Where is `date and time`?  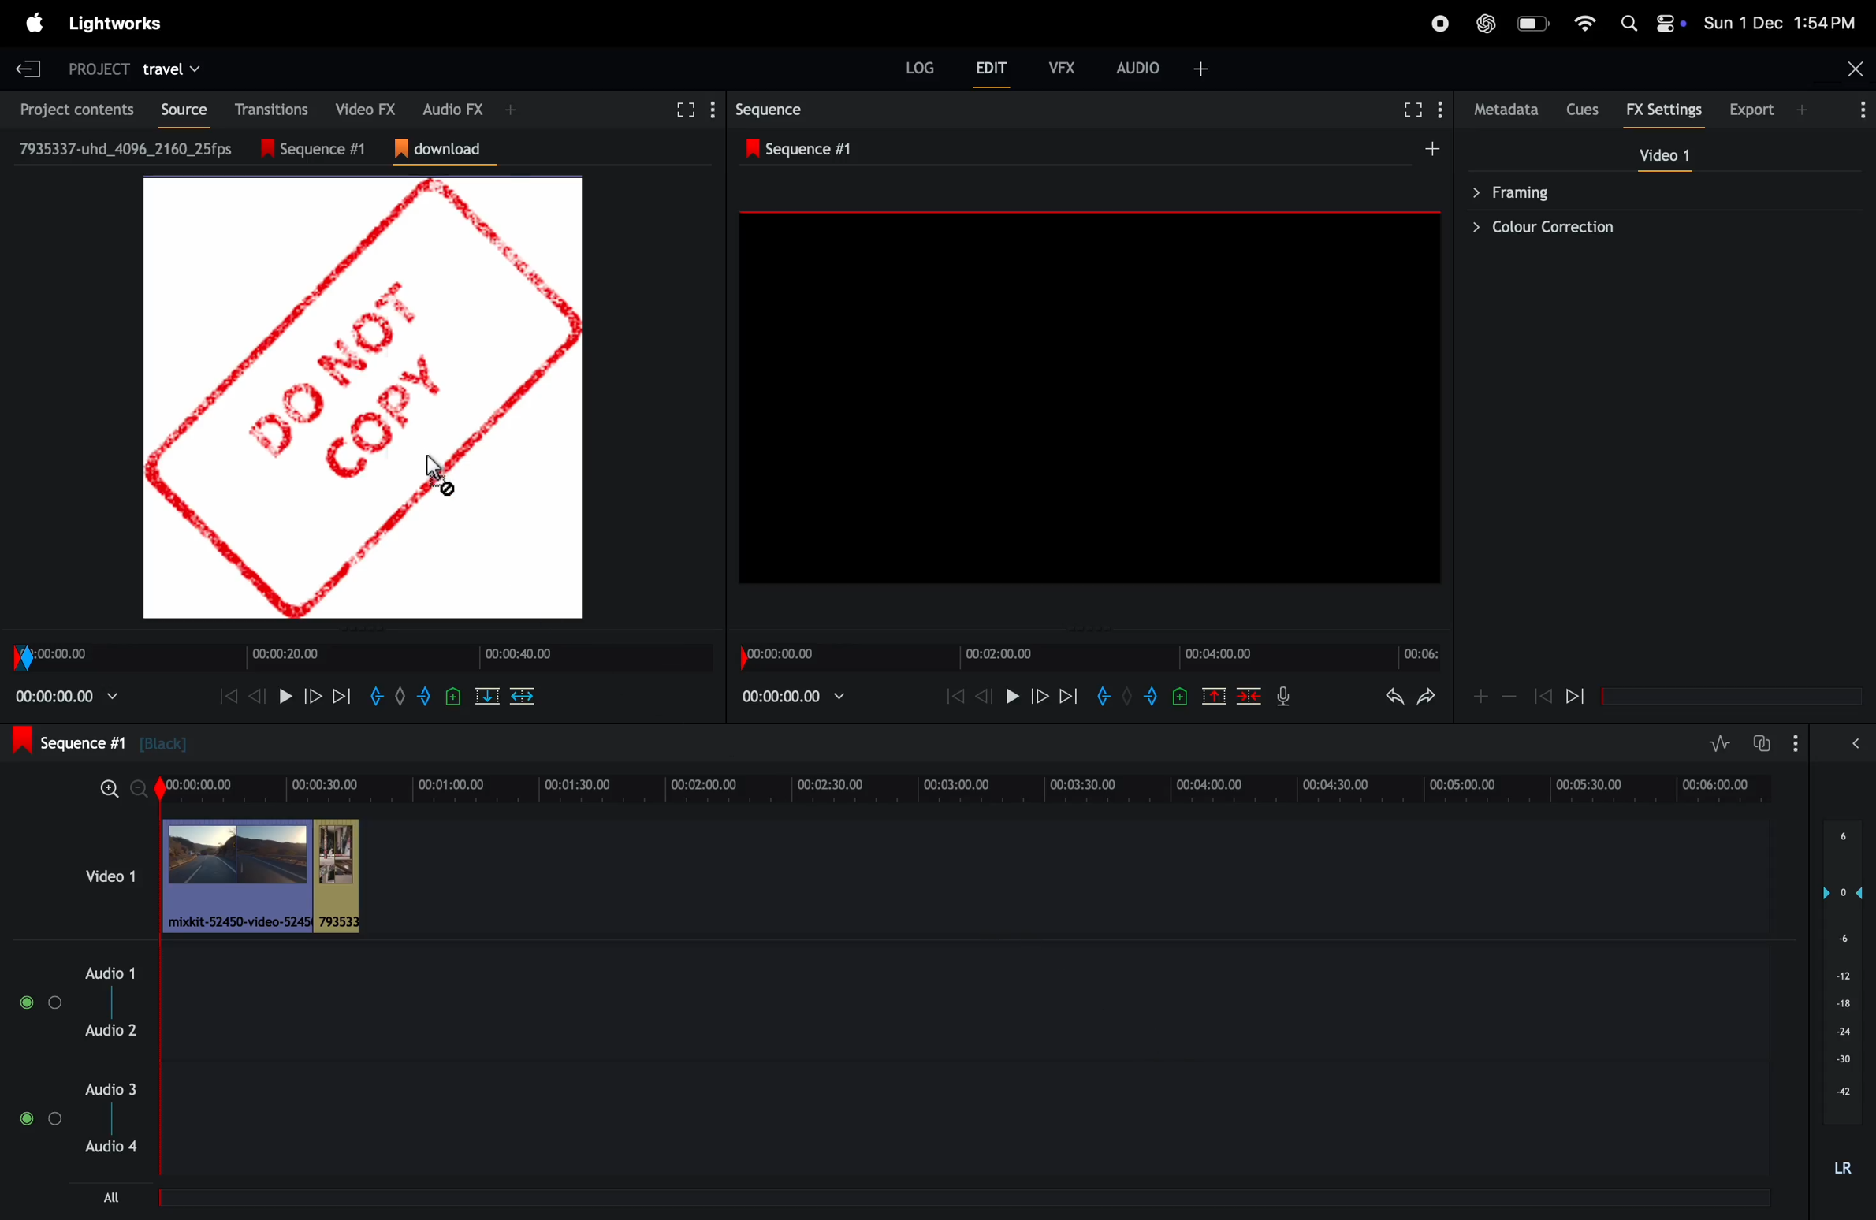 date and time is located at coordinates (1779, 22).